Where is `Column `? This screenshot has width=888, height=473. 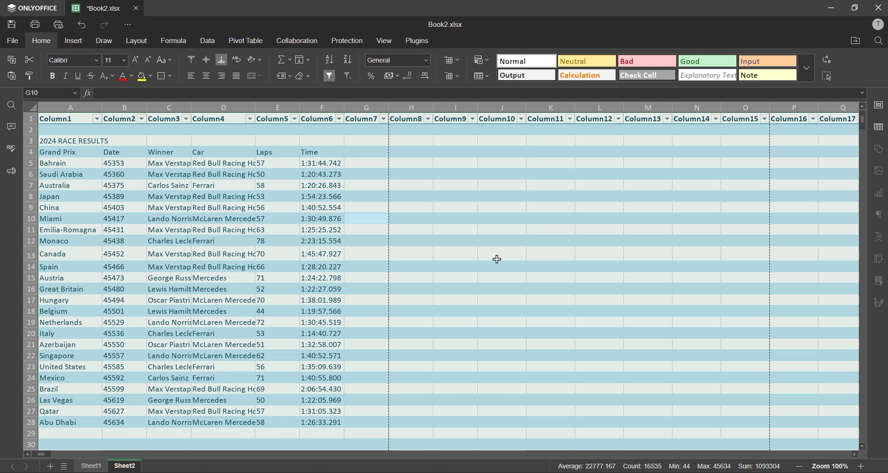
Column  is located at coordinates (698, 119).